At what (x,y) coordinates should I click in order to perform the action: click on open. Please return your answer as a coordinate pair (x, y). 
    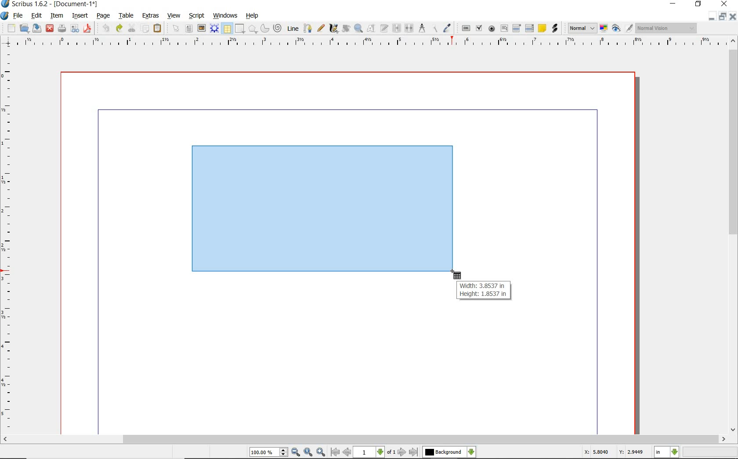
    Looking at the image, I should click on (25, 29).